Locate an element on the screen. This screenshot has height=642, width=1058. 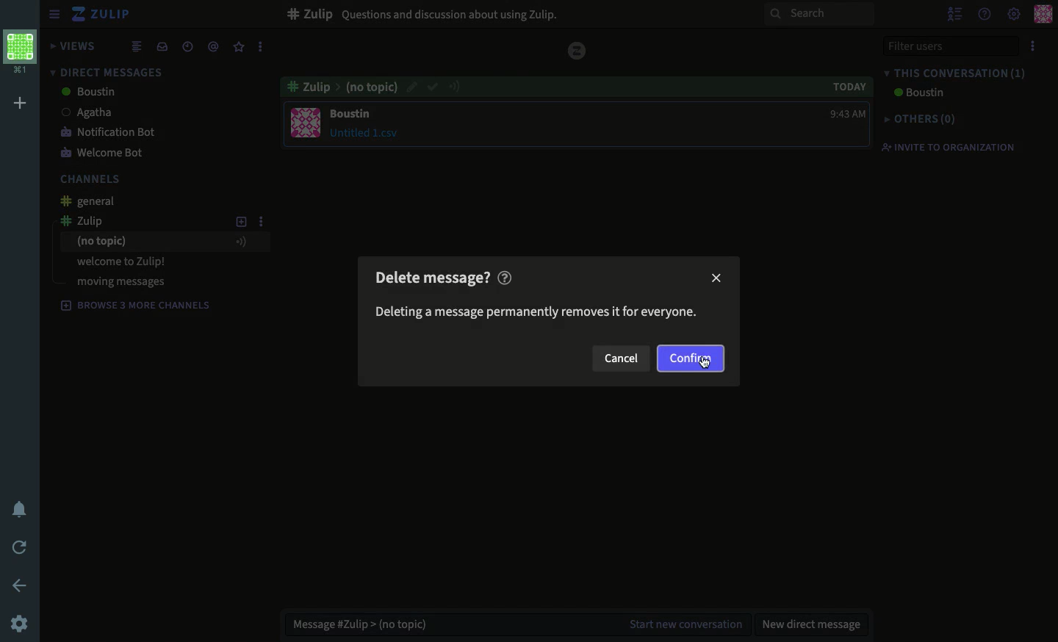
welcome bot is located at coordinates (105, 153).